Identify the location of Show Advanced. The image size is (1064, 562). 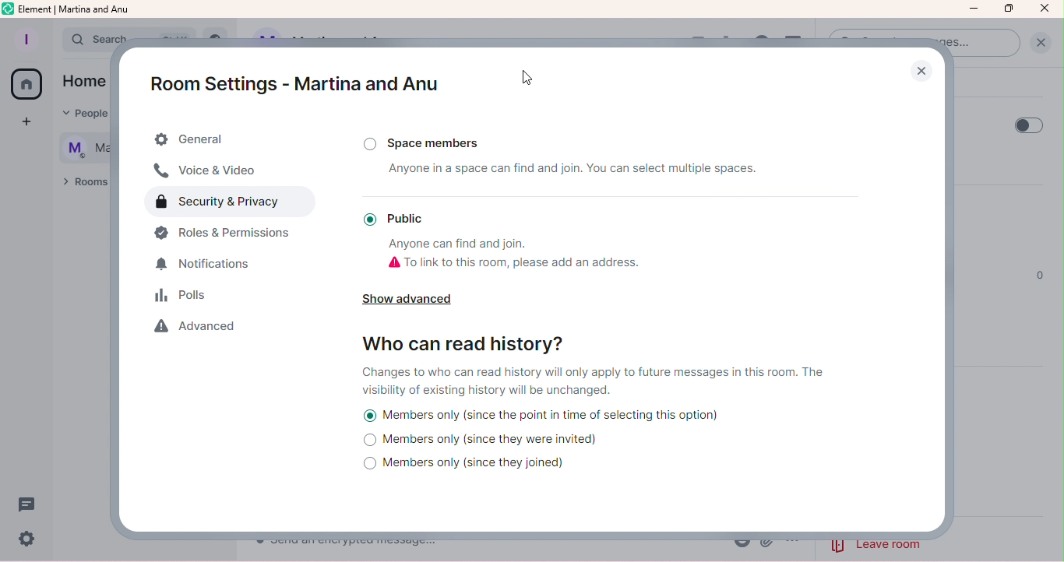
(414, 299).